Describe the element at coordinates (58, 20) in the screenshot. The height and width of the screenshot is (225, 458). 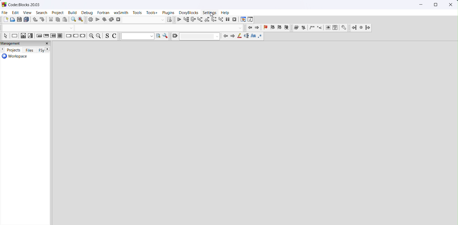
I see `copy` at that location.